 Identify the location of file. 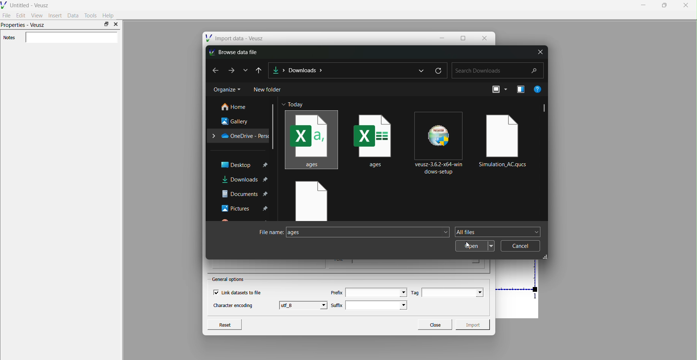
(310, 202).